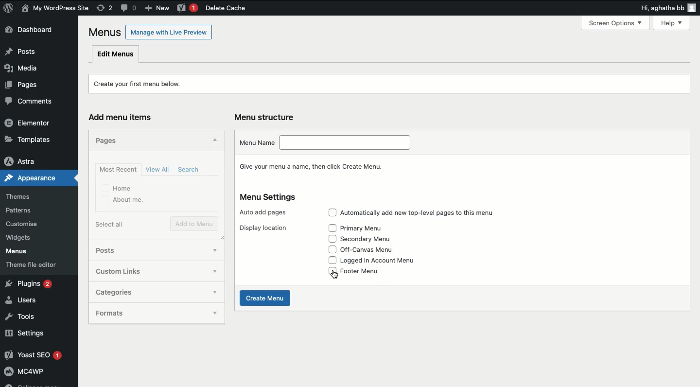 The height and width of the screenshot is (387, 700). What do you see at coordinates (118, 170) in the screenshot?
I see `Most recent` at bounding box center [118, 170].